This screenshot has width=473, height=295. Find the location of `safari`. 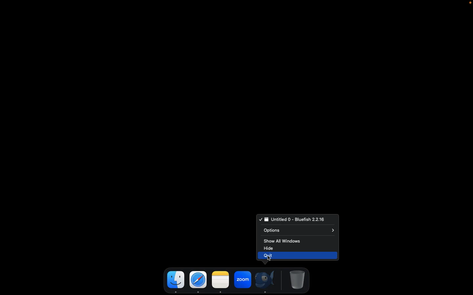

safari is located at coordinates (198, 280).